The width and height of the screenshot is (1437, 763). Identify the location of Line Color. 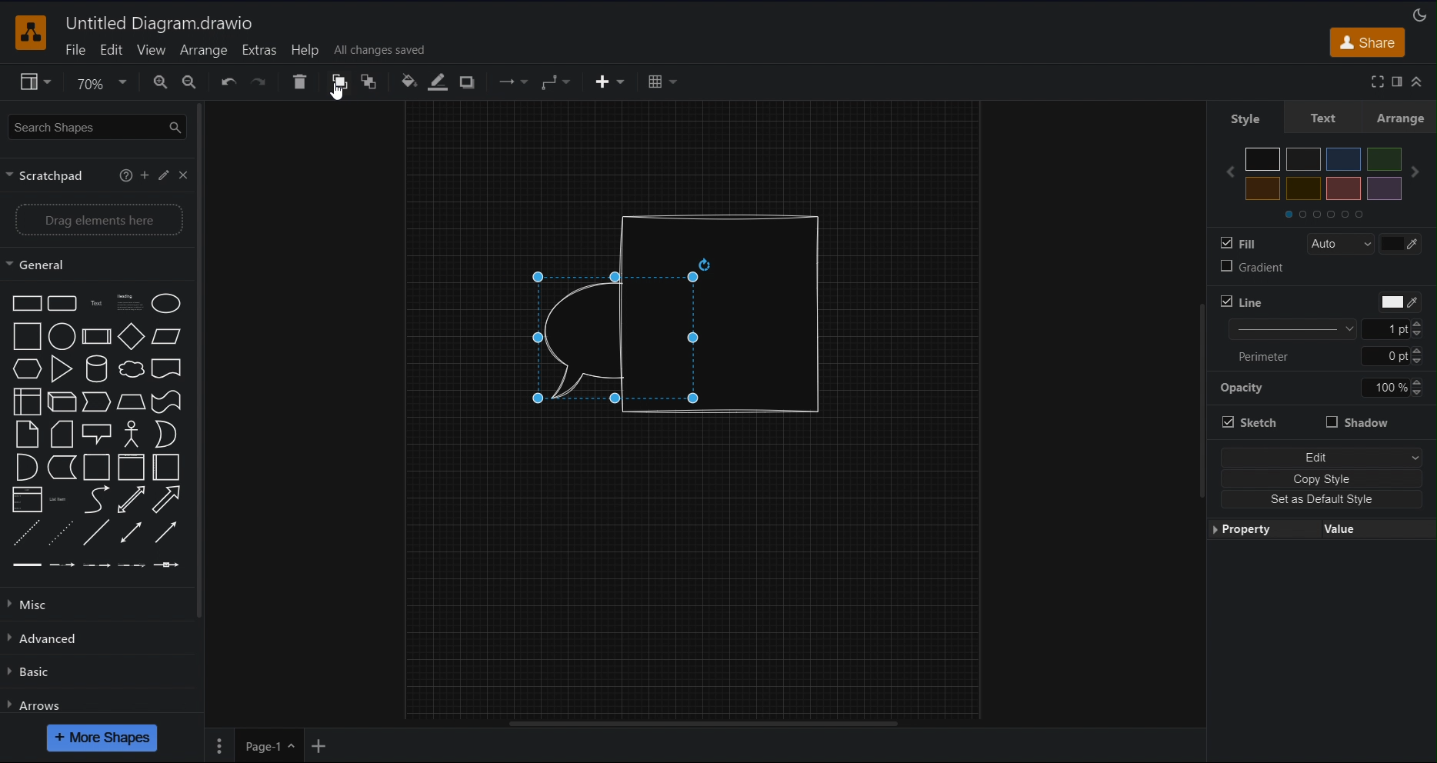
(438, 82).